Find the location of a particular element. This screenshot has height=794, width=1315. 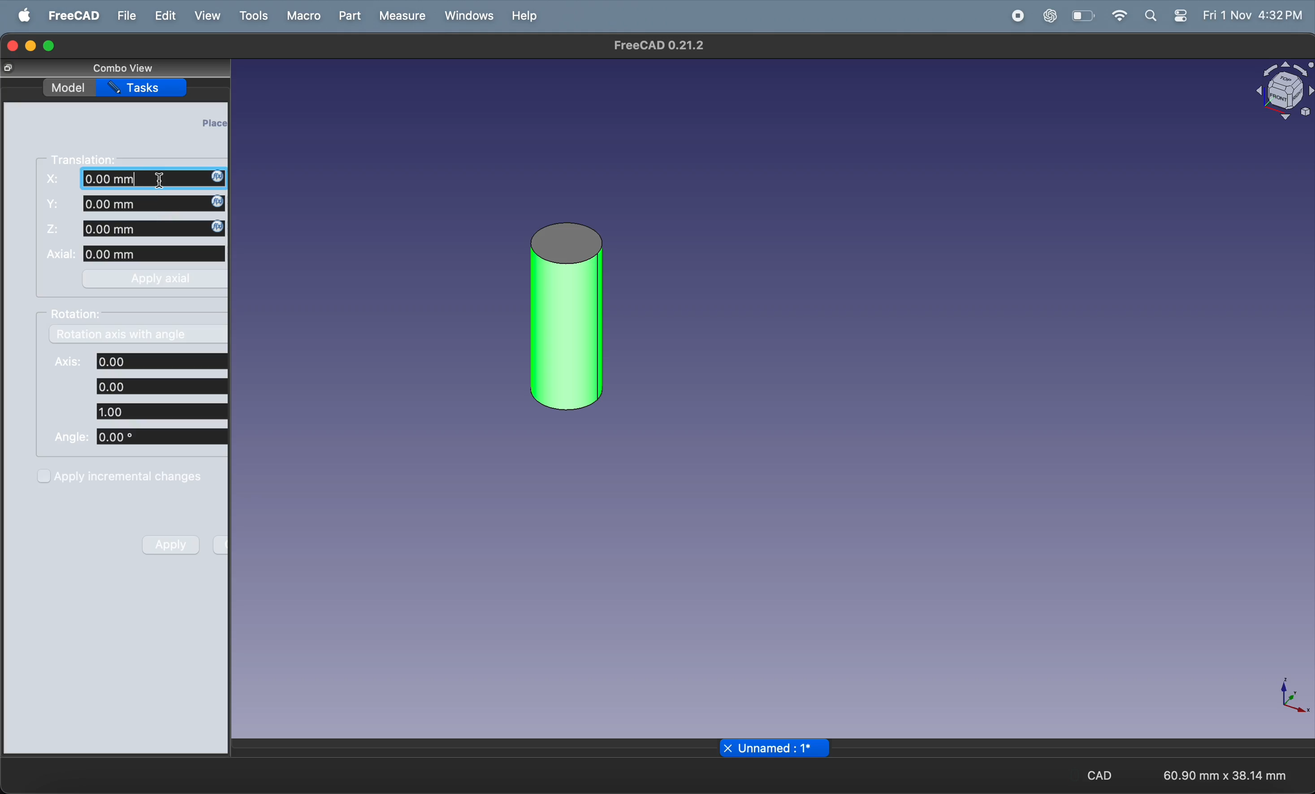

checkbox is located at coordinates (44, 477).